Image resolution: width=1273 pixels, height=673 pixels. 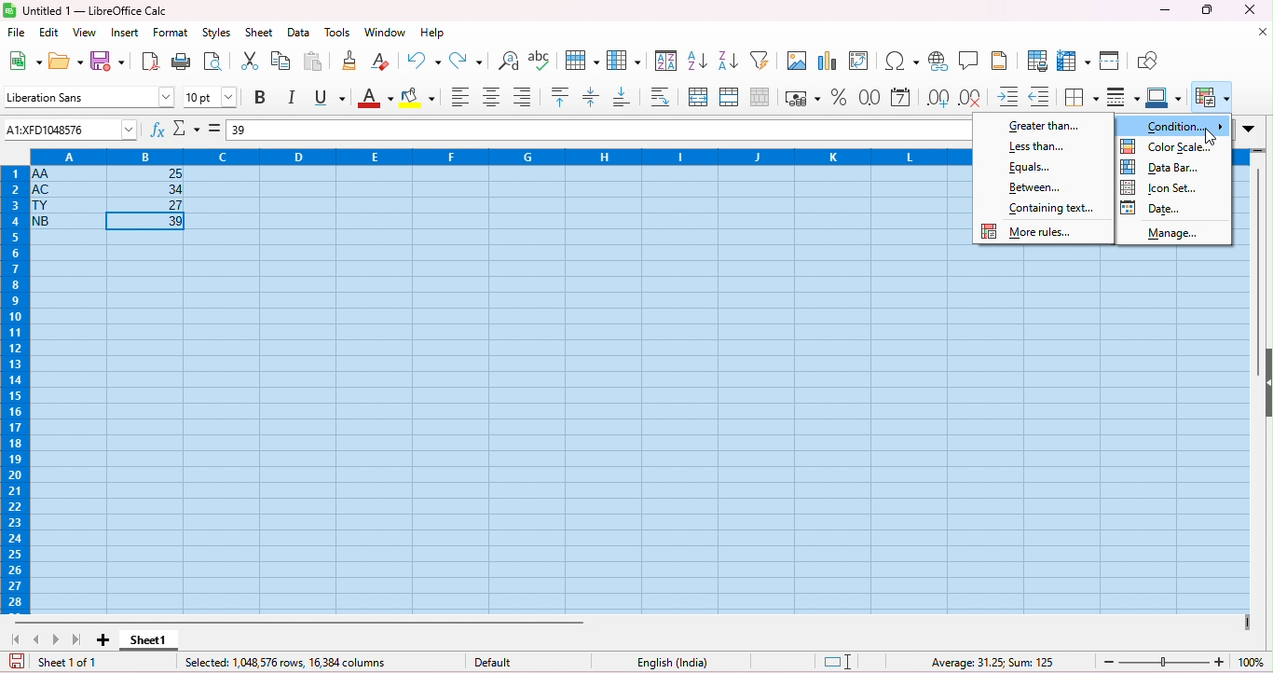 What do you see at coordinates (541, 61) in the screenshot?
I see `spelling` at bounding box center [541, 61].